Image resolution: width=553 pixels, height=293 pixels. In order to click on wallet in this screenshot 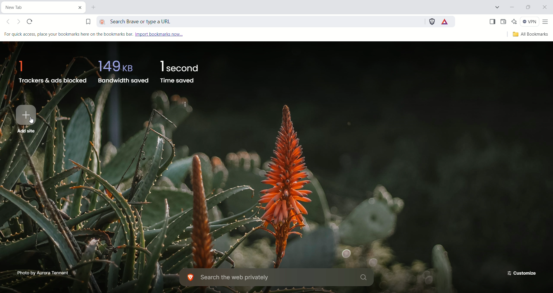, I will do `click(503, 22)`.